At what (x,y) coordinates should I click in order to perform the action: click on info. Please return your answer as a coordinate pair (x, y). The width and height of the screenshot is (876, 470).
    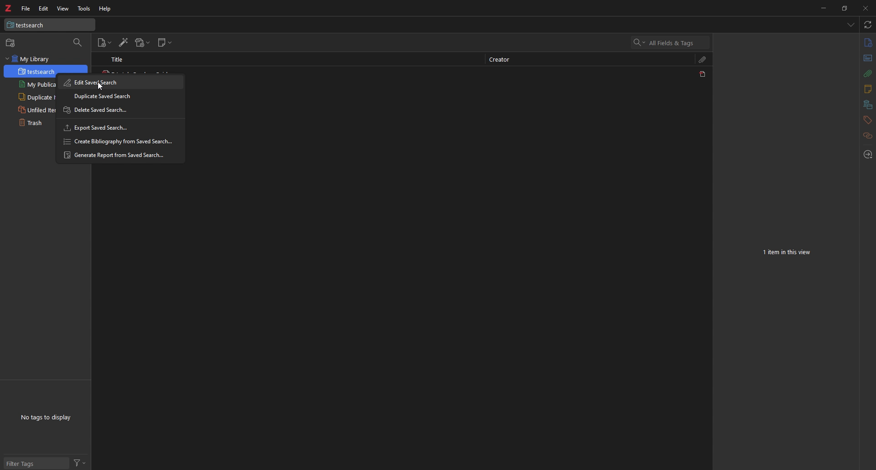
    Looking at the image, I should click on (868, 42).